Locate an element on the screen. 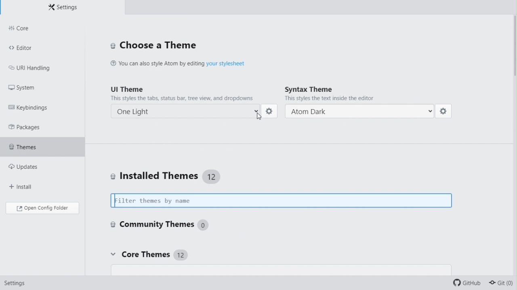  git is located at coordinates (502, 284).